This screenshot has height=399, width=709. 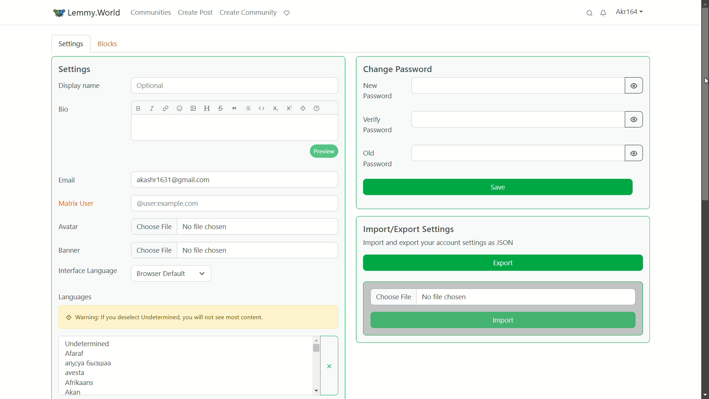 I want to click on communities, so click(x=150, y=13).